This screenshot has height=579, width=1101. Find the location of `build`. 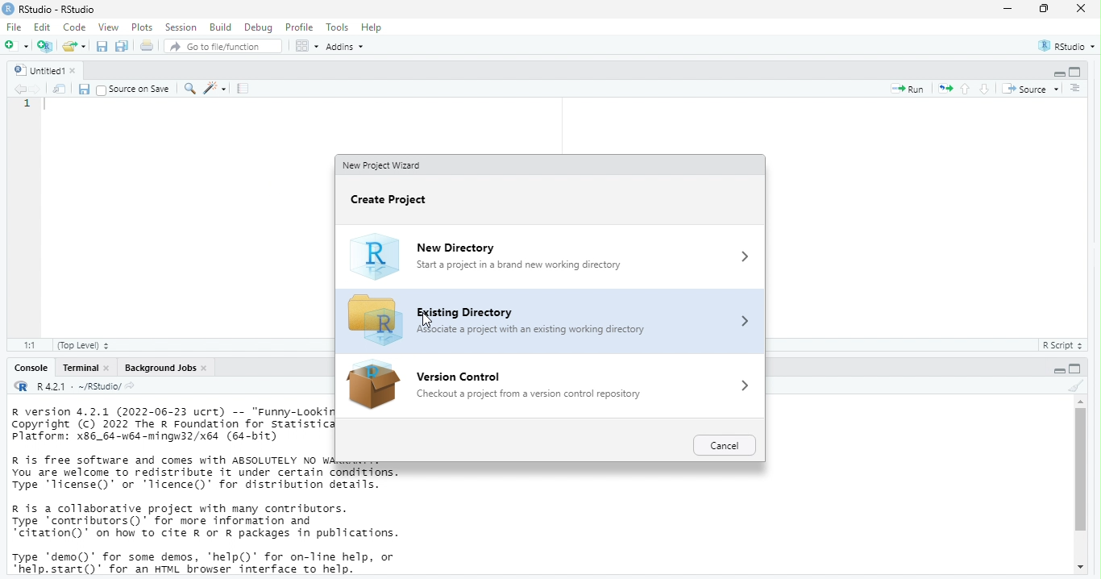

build is located at coordinates (220, 27).